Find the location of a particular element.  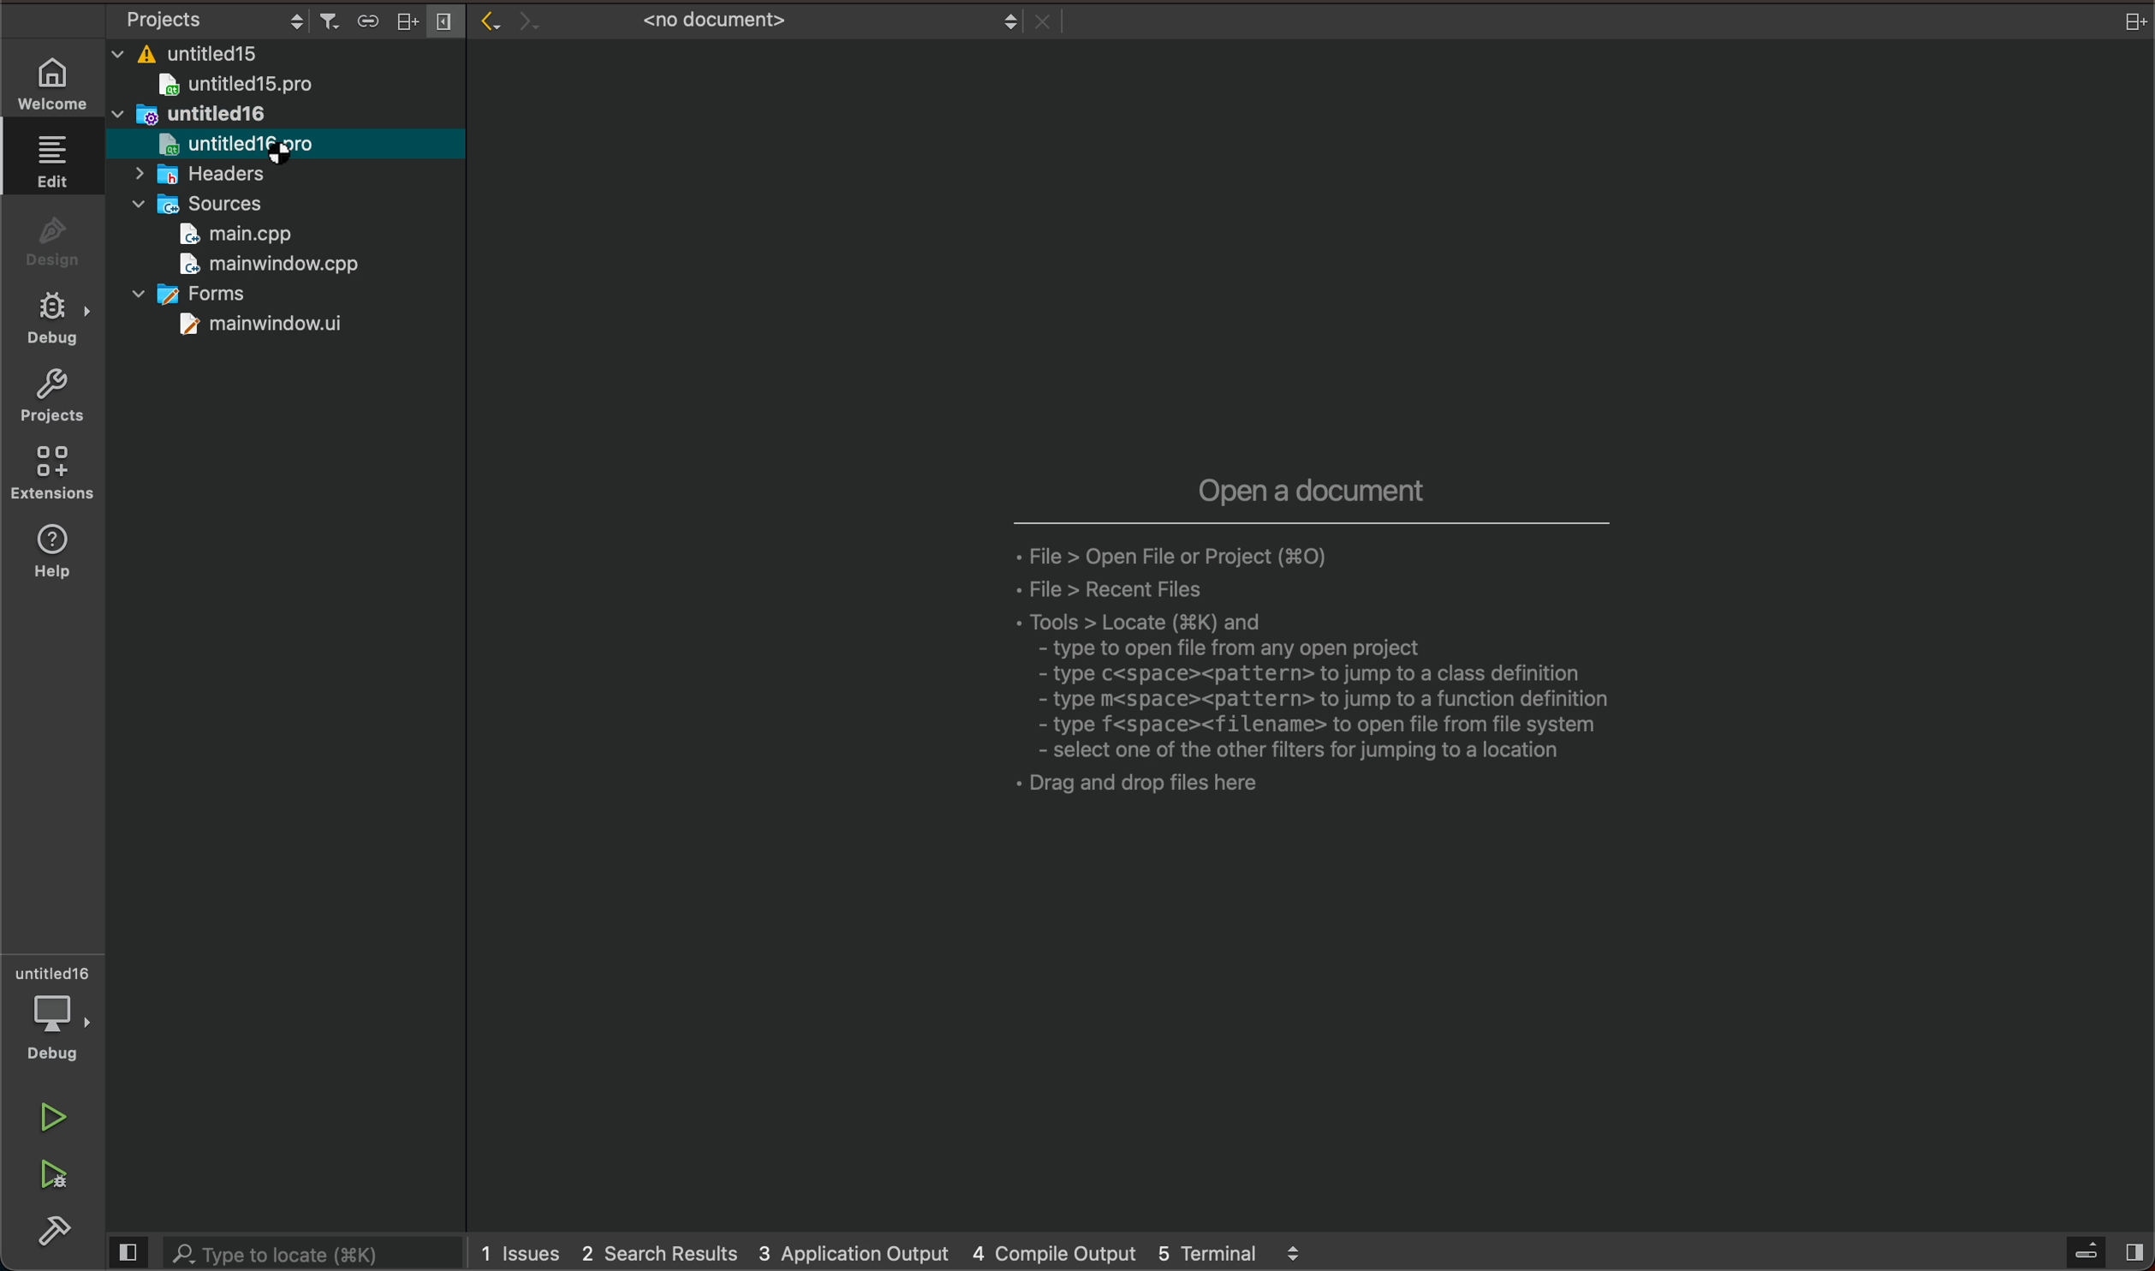

untitled15pro is located at coordinates (248, 87).